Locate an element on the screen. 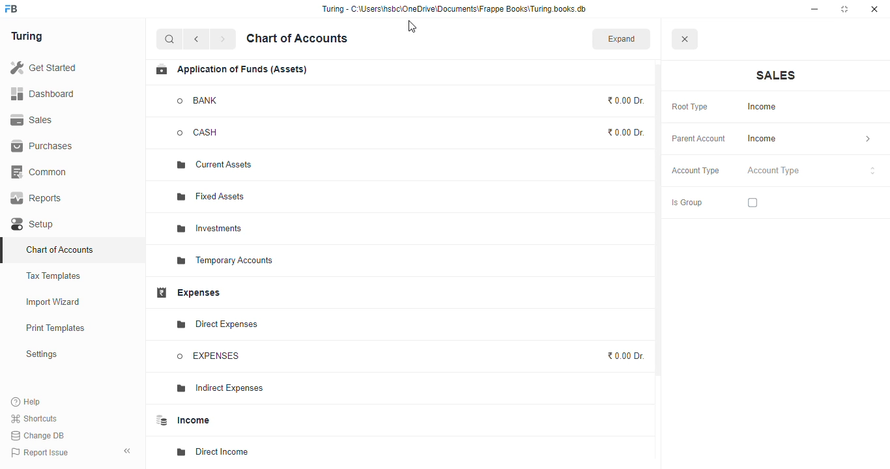 The height and width of the screenshot is (469, 890). is group is located at coordinates (687, 203).